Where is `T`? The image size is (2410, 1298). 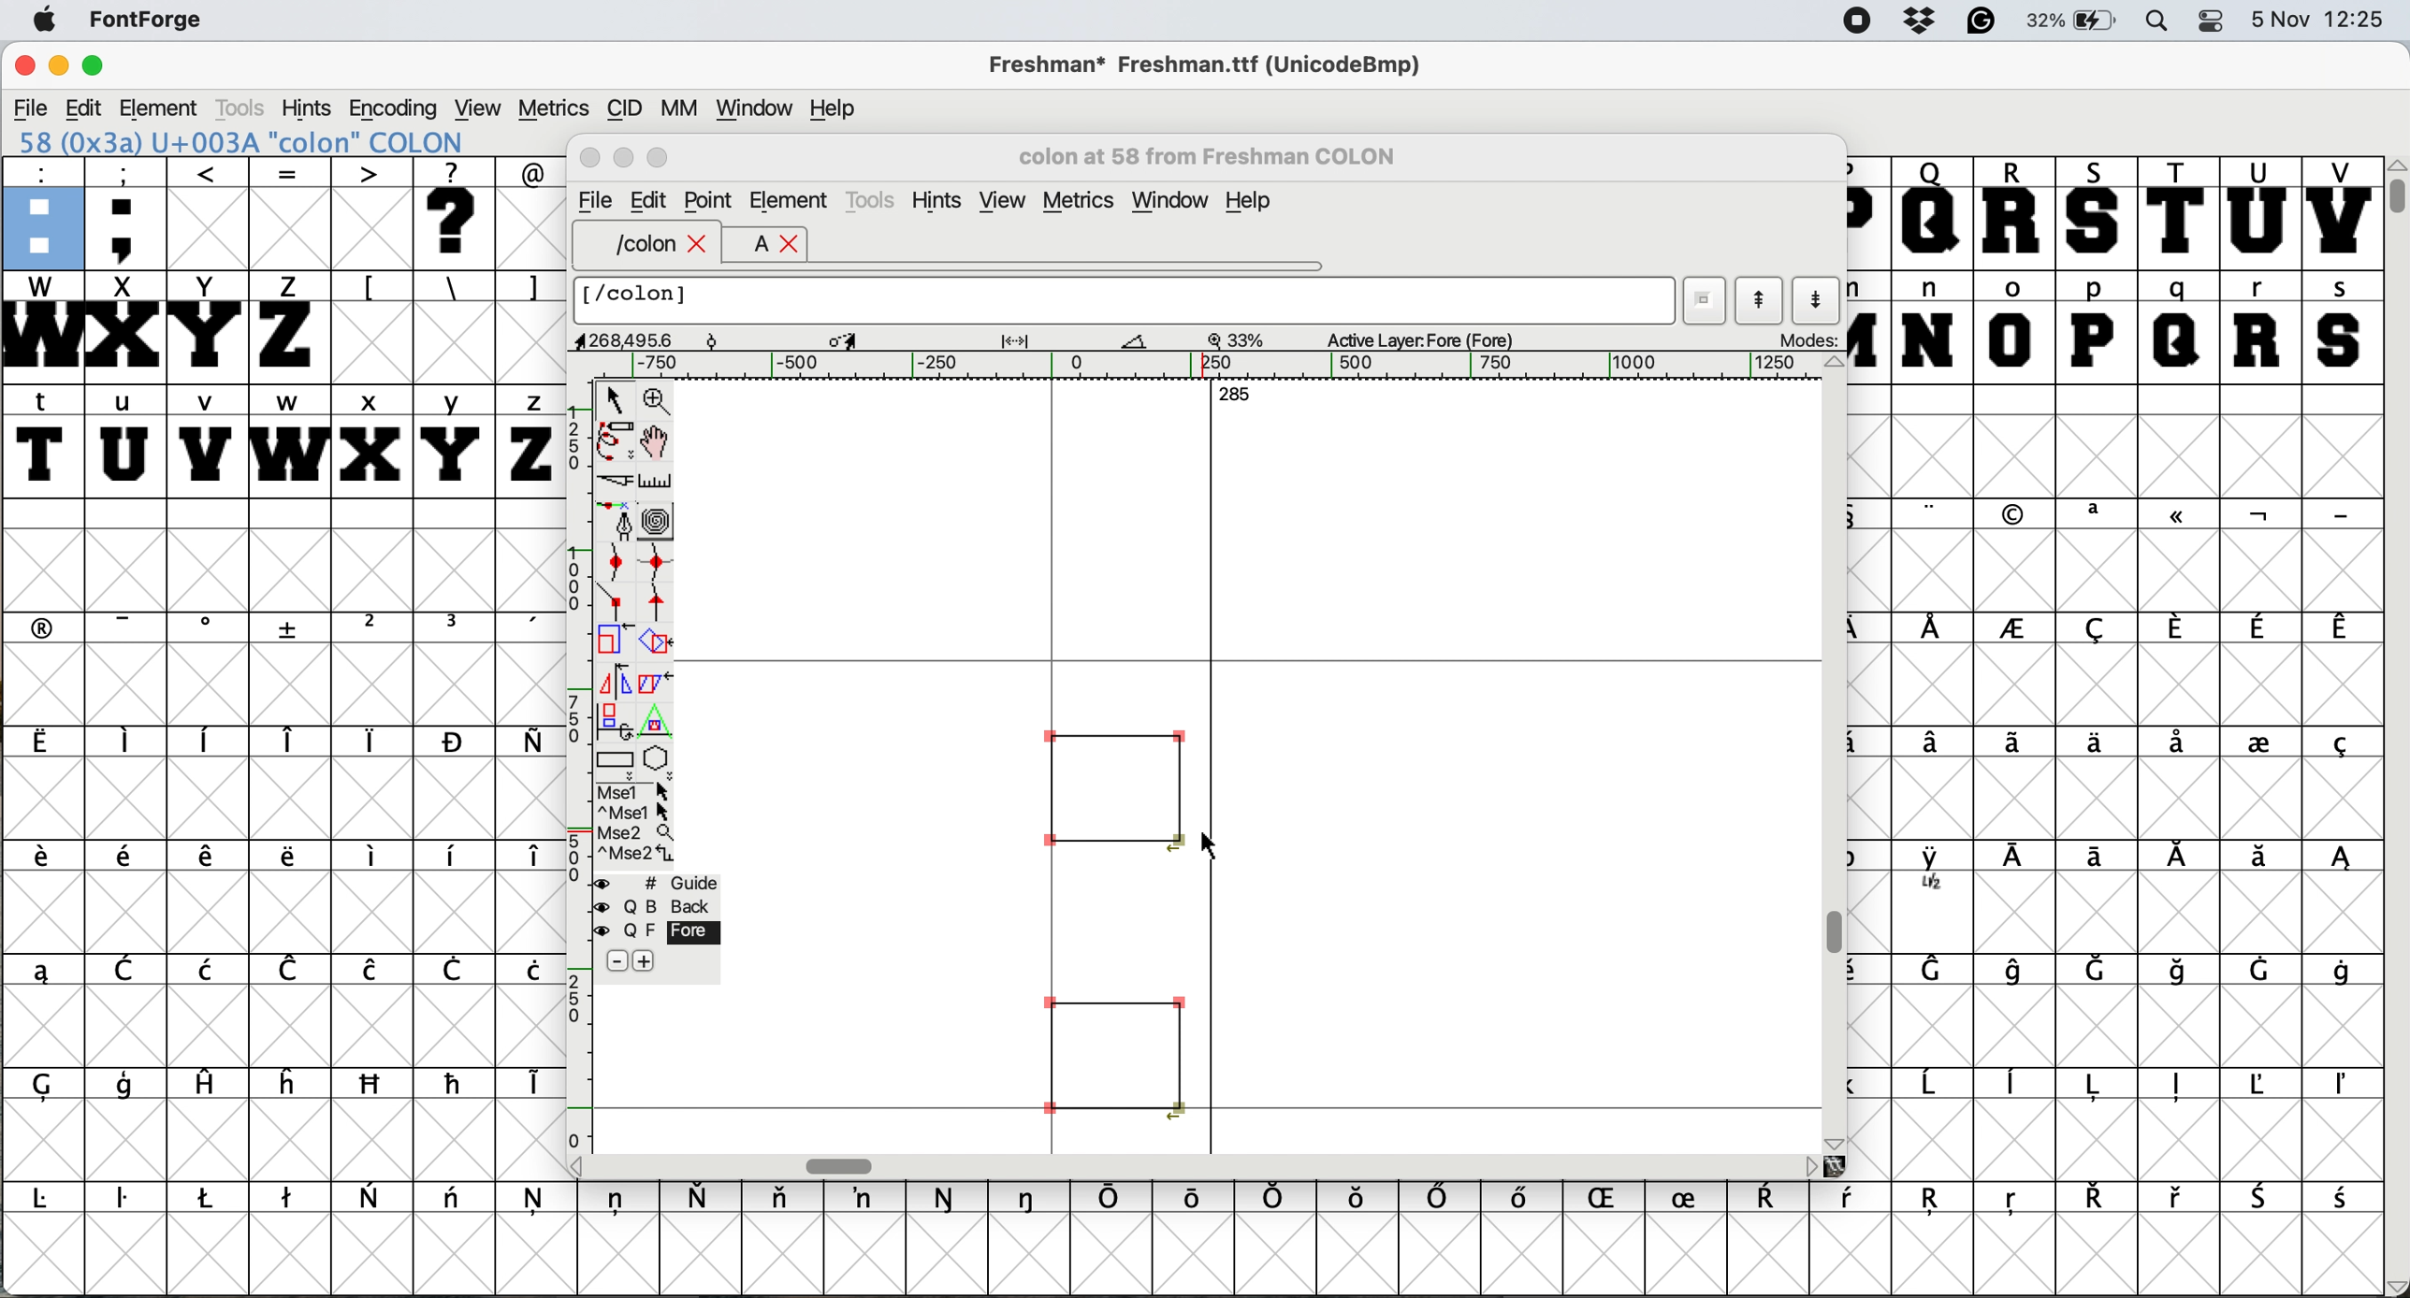
T is located at coordinates (2175, 211).